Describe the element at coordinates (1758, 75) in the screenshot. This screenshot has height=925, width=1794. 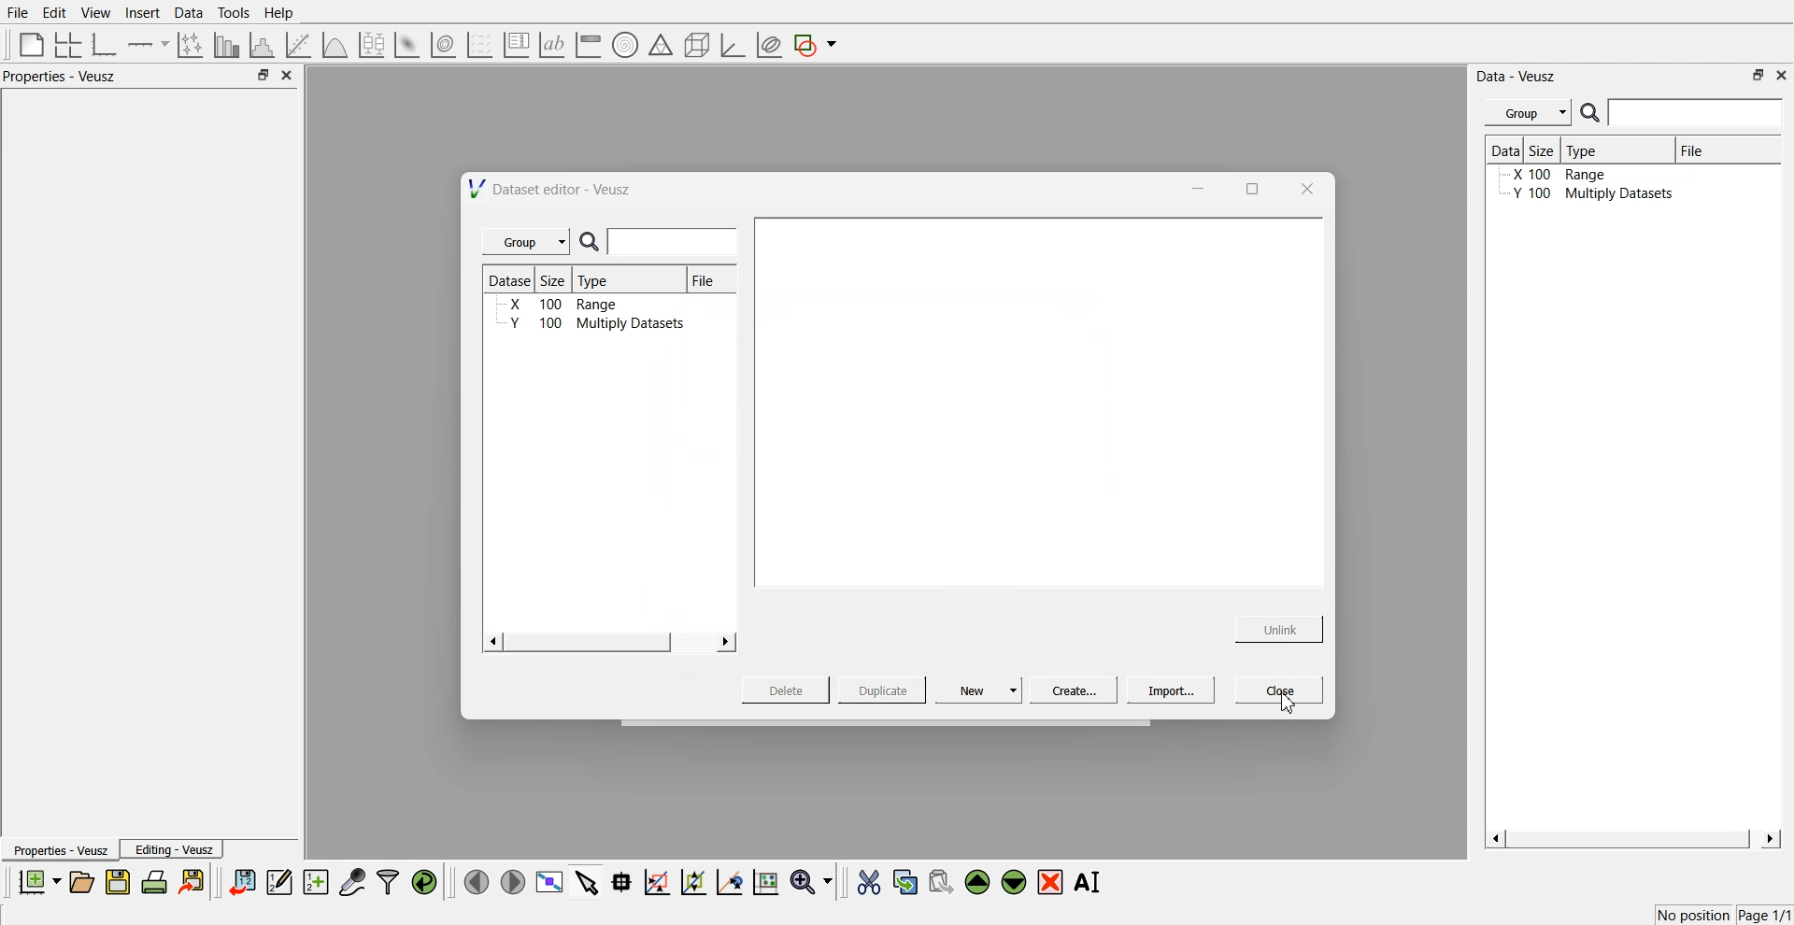
I see `minimise or maximise` at that location.